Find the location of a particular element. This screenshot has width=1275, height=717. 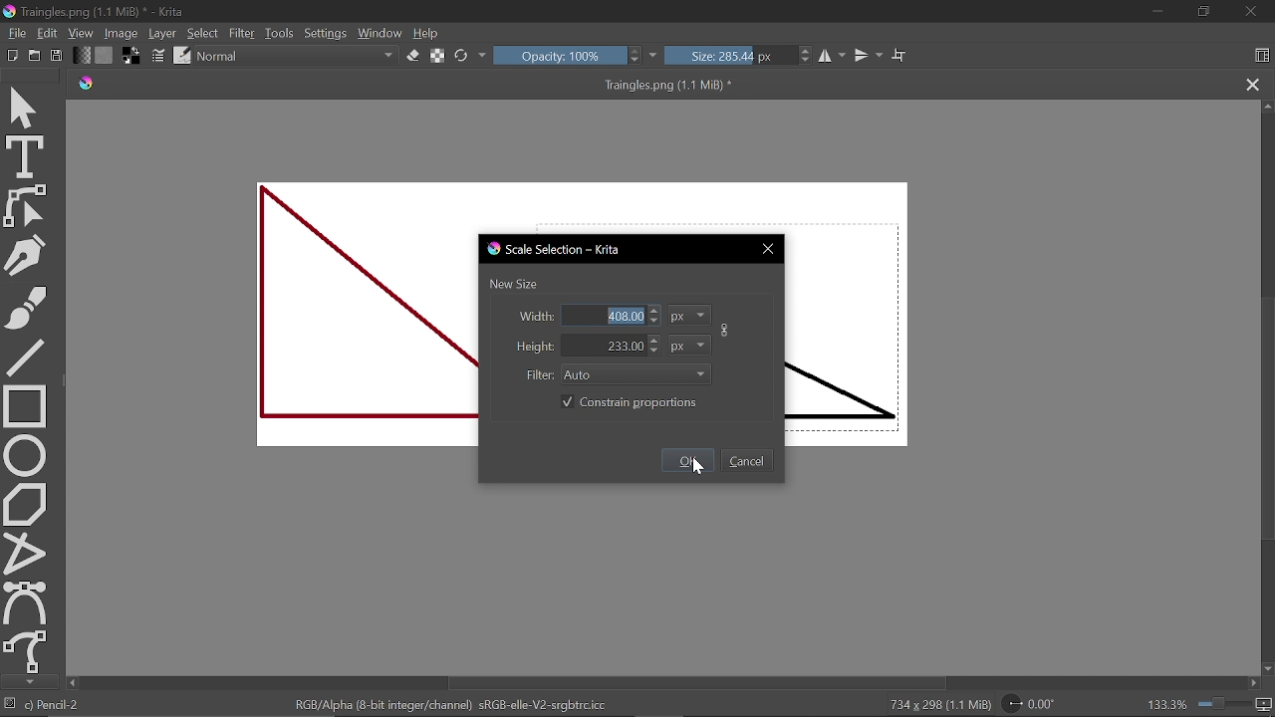

Settings is located at coordinates (326, 33).